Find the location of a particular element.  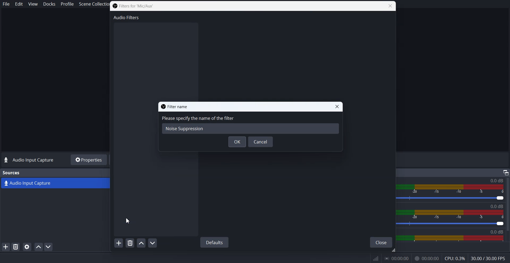

Scene Collection is located at coordinates (91, 5).